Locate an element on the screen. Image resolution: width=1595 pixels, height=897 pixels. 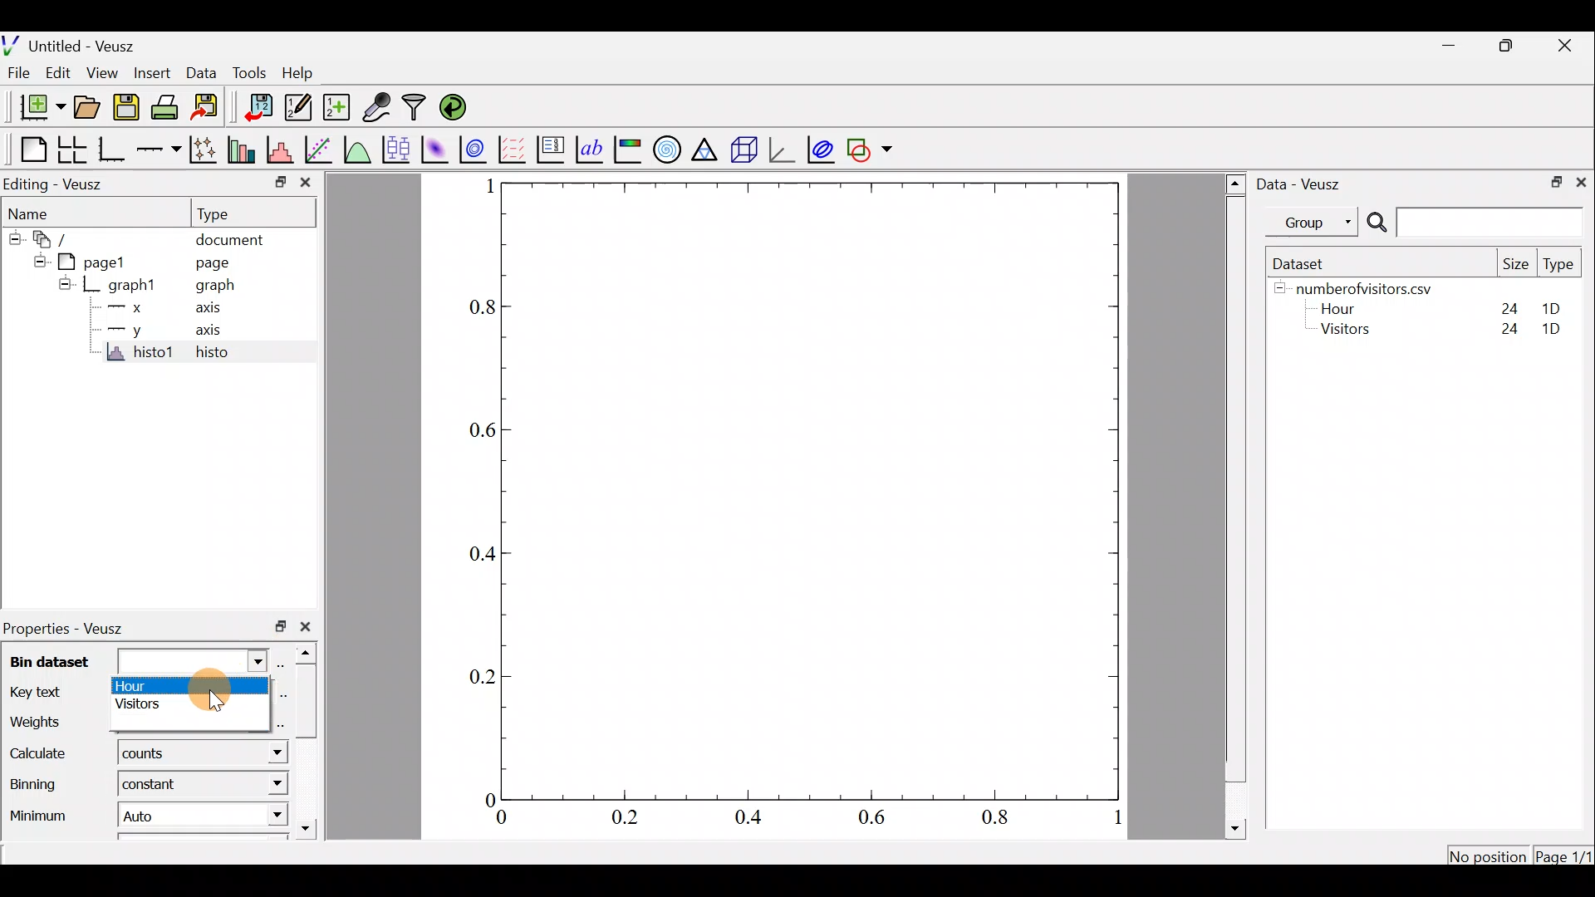
Help is located at coordinates (300, 74).